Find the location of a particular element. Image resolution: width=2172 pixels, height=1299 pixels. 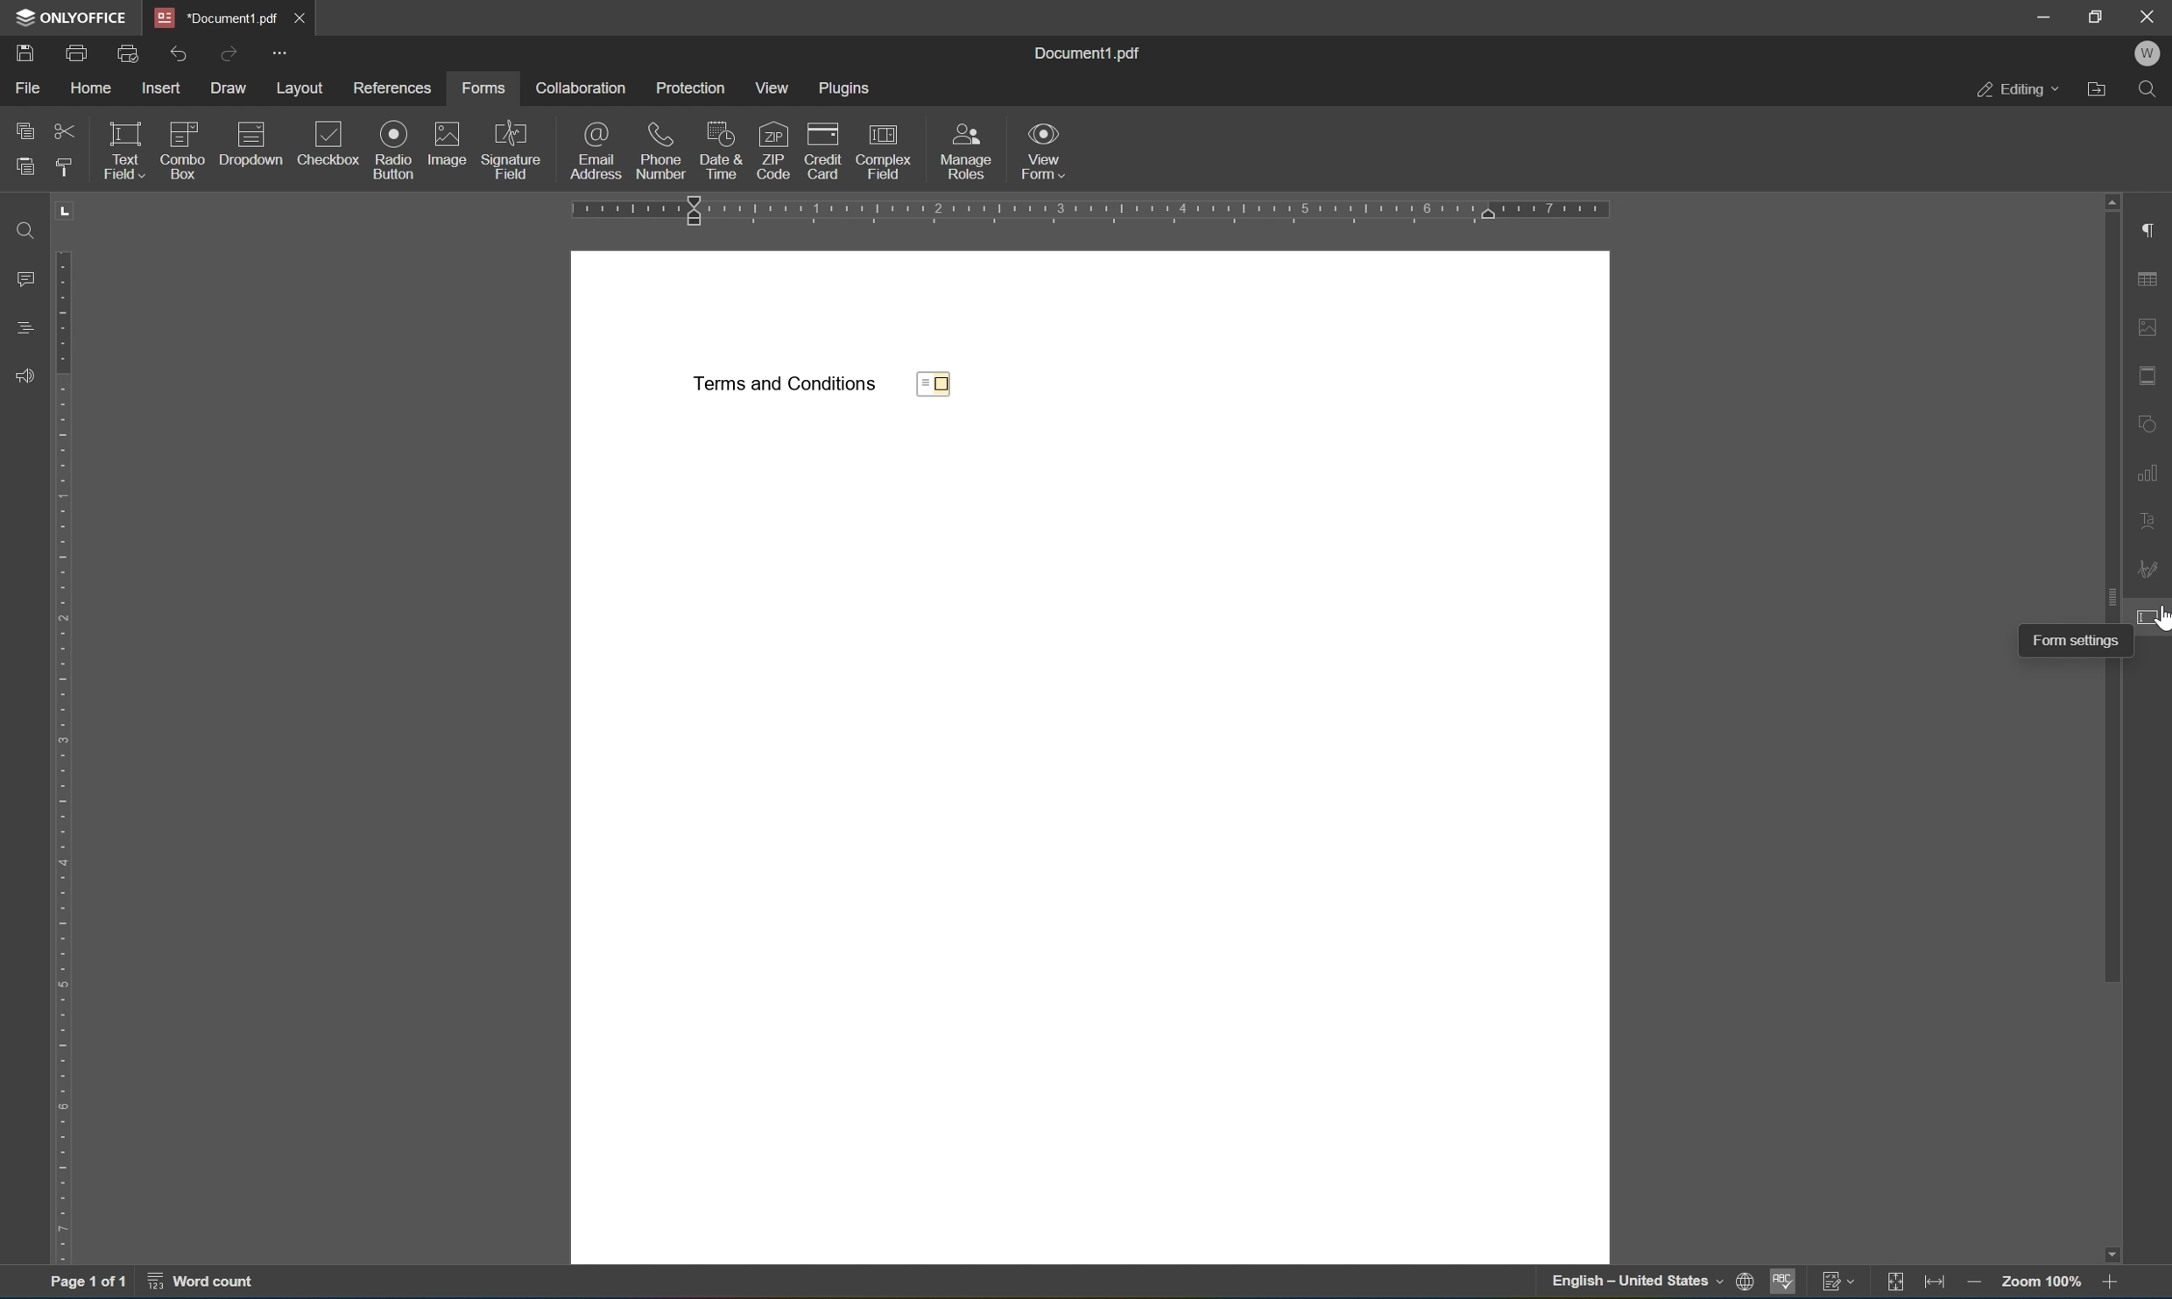

document1.pdf is located at coordinates (1093, 55).